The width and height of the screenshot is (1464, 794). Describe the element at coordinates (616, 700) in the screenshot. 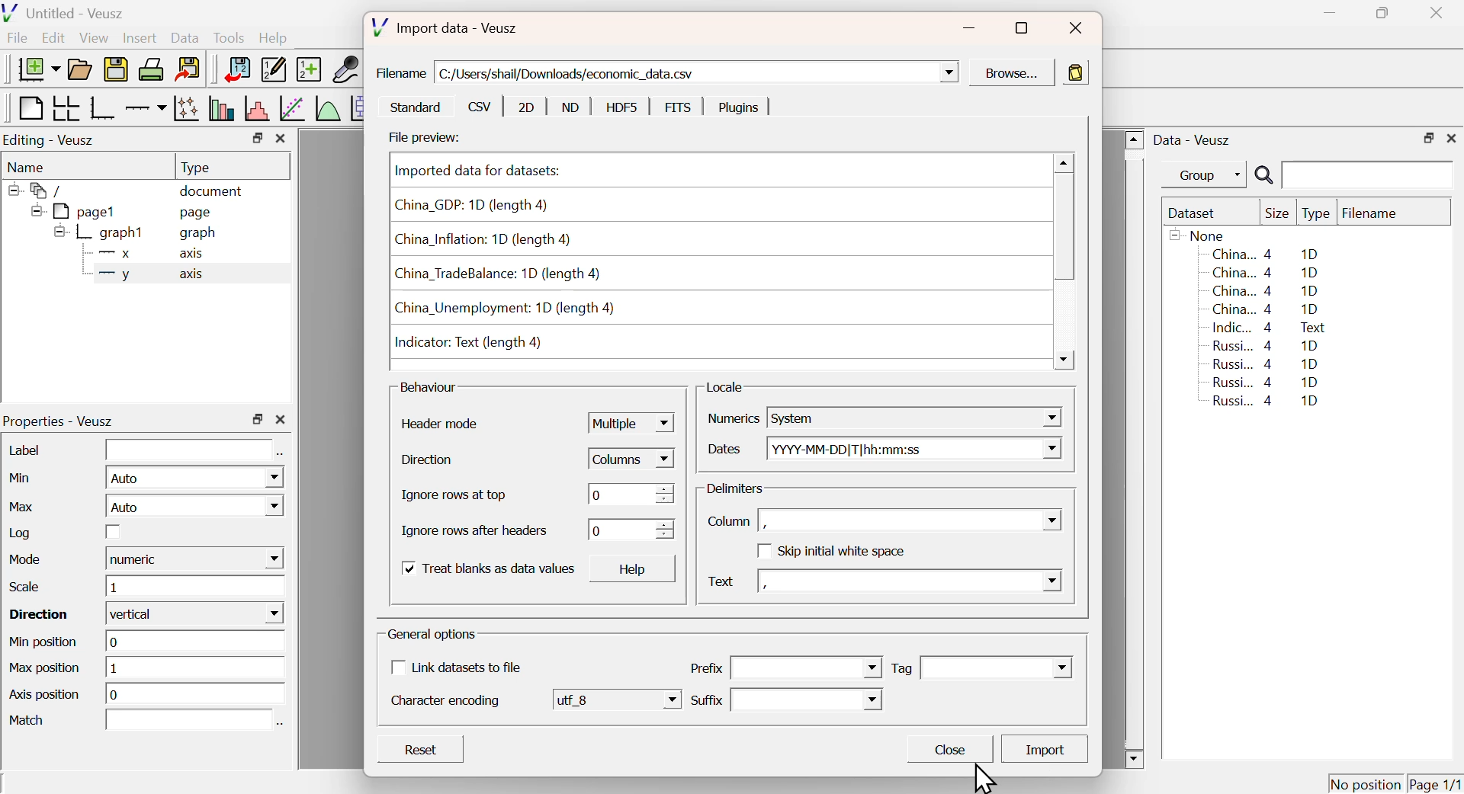

I see `utf 8 ` at that location.